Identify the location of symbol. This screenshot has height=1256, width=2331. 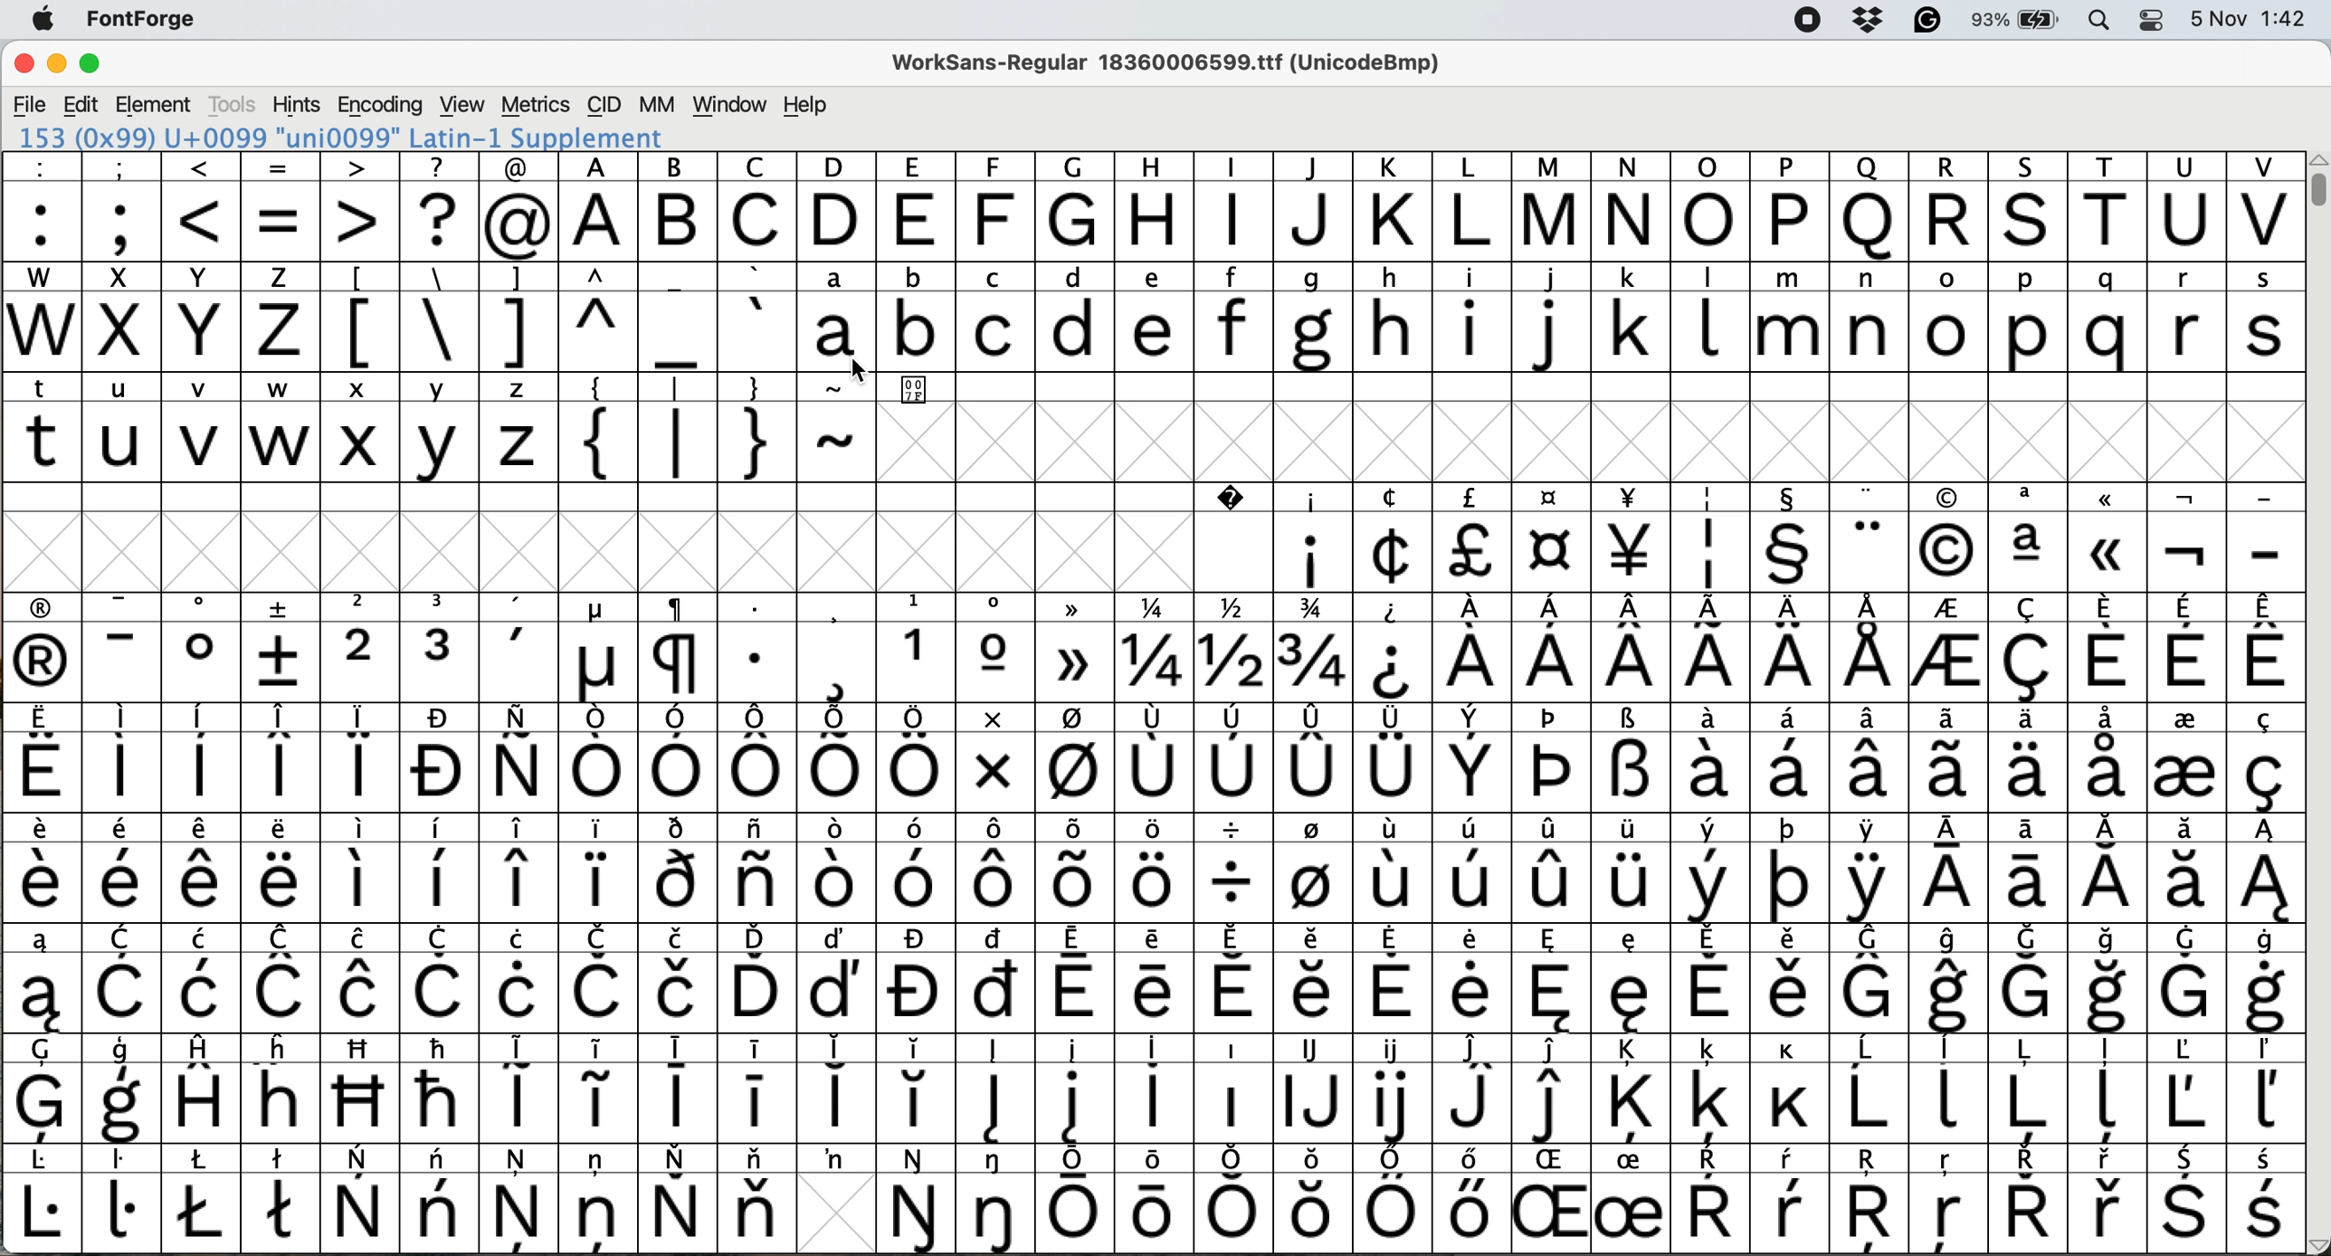
(1472, 869).